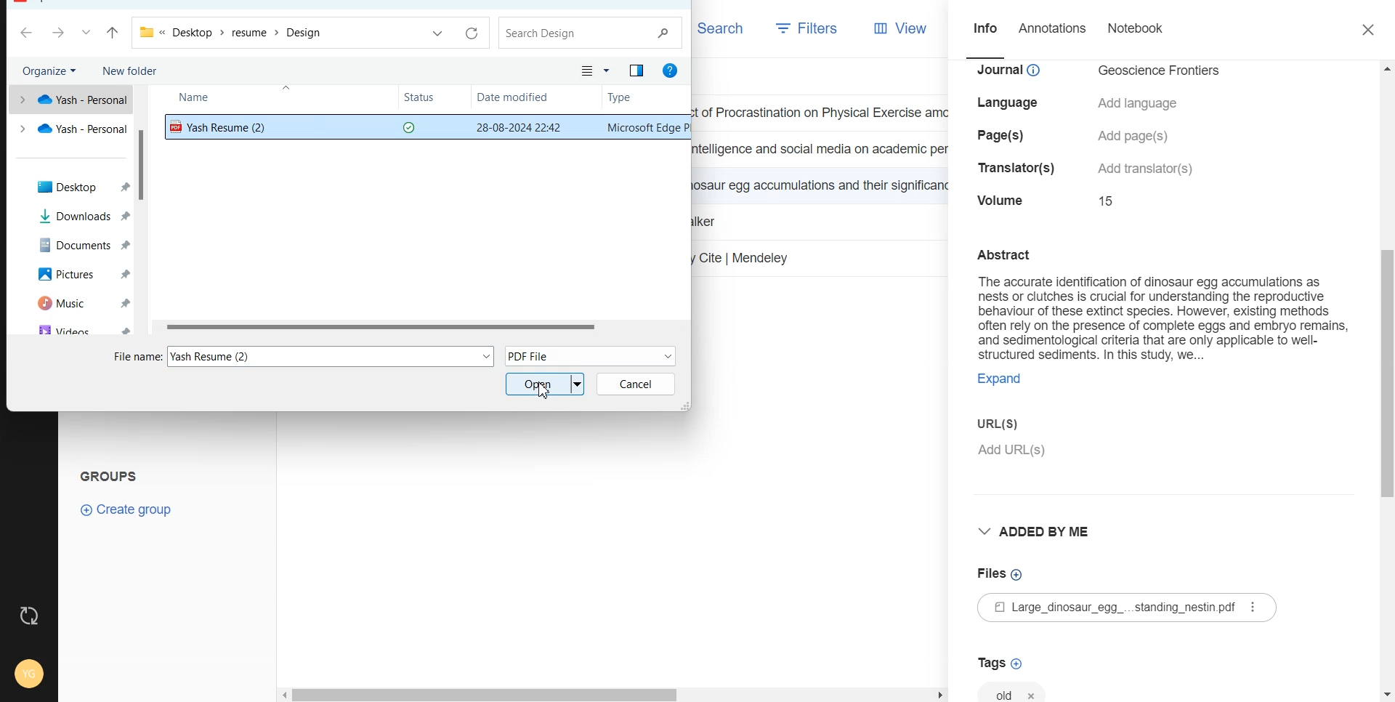 Image resolution: width=1395 pixels, height=702 pixels. Describe the element at coordinates (70, 187) in the screenshot. I see `Desktop` at that location.